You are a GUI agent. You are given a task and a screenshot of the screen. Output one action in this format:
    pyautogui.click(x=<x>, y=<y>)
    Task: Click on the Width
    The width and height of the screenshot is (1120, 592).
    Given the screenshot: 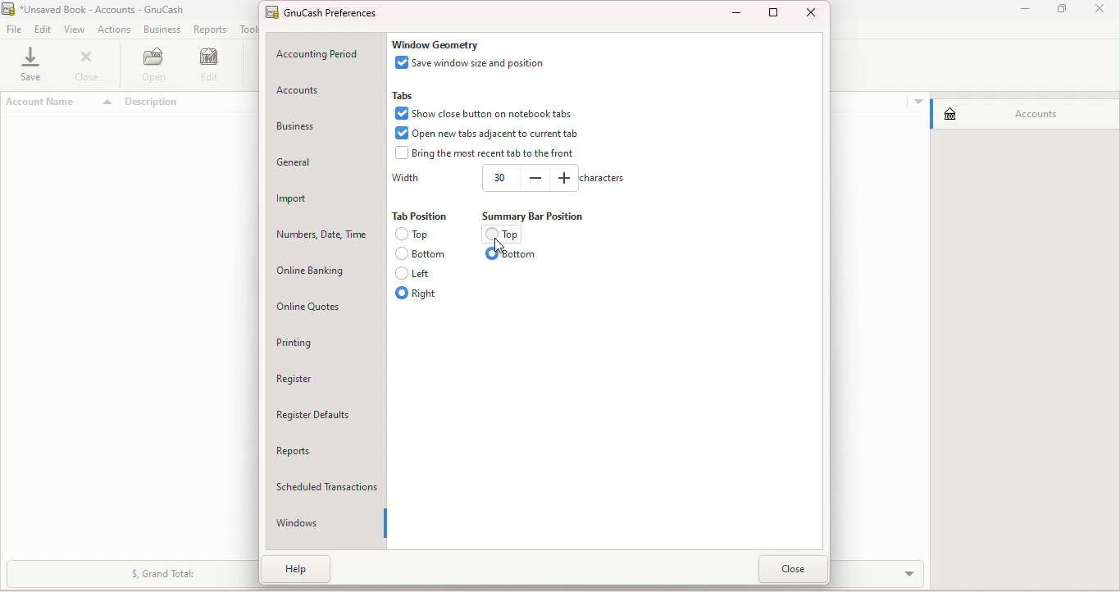 What is the action you would take?
    pyautogui.click(x=404, y=179)
    